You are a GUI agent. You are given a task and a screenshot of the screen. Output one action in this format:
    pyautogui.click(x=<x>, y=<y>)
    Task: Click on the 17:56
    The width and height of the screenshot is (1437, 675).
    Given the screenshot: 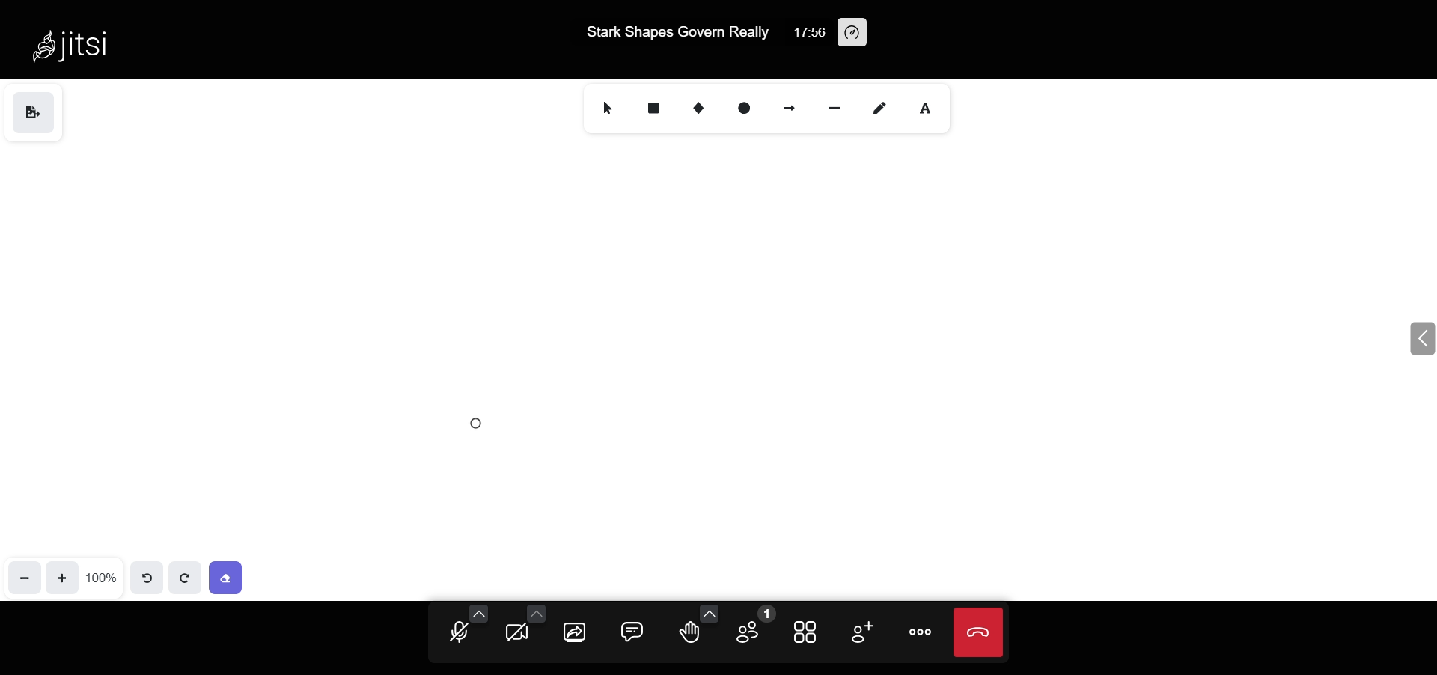 What is the action you would take?
    pyautogui.click(x=807, y=32)
    